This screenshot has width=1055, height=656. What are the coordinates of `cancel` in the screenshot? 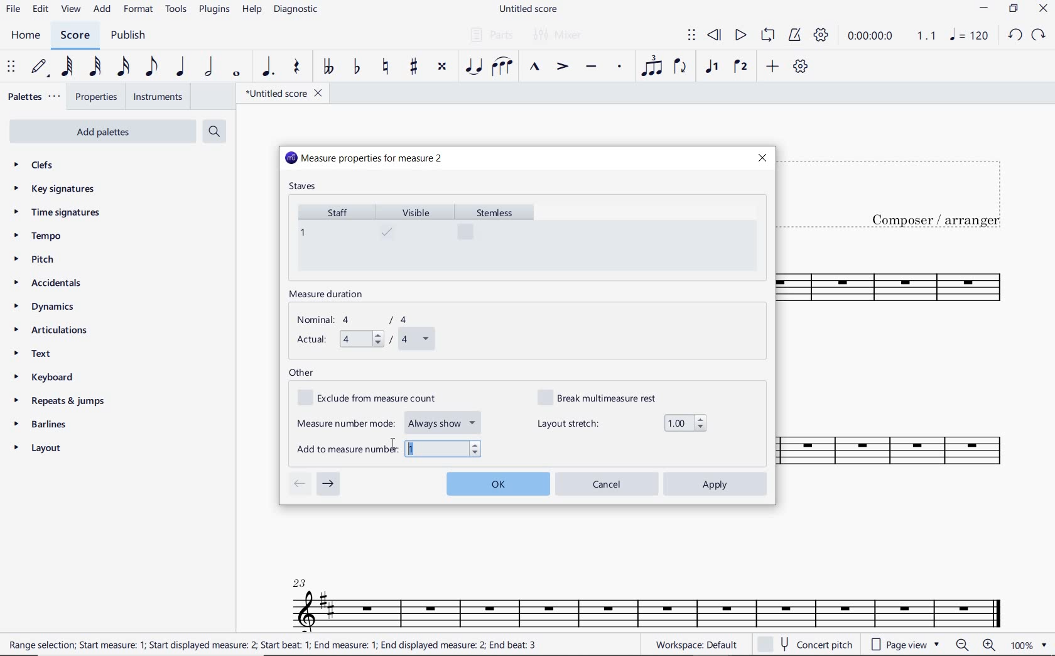 It's located at (607, 483).